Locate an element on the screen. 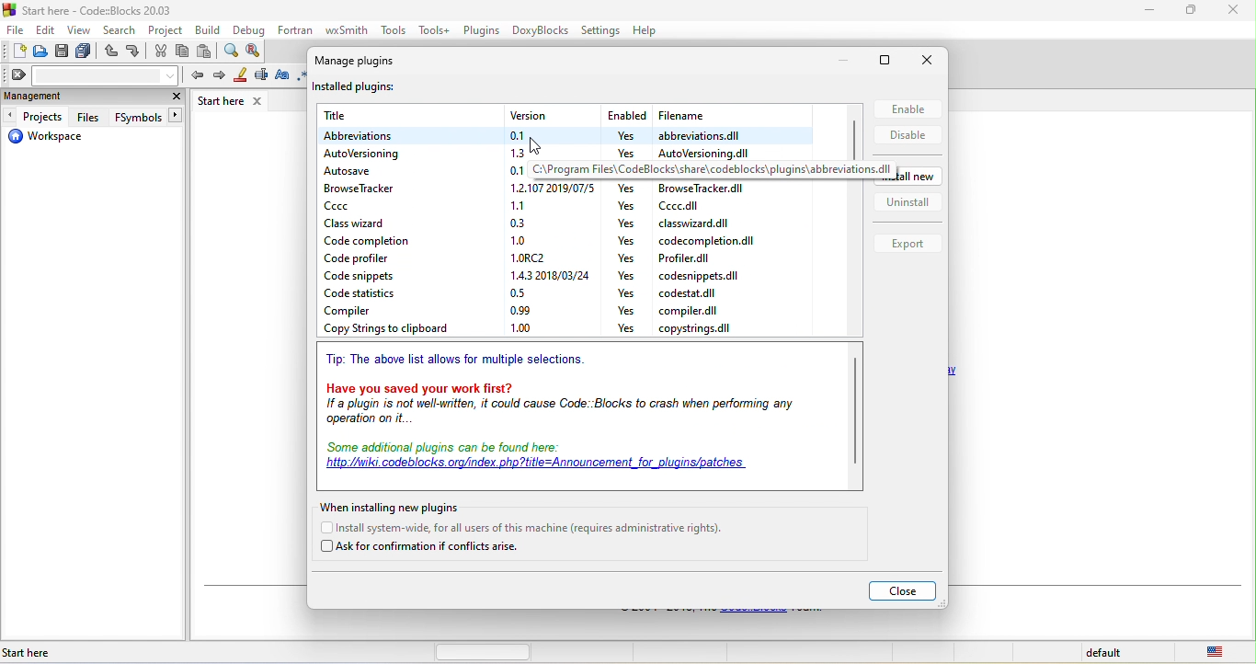 Image resolution: width=1256 pixels, height=664 pixels. close is located at coordinates (905, 590).